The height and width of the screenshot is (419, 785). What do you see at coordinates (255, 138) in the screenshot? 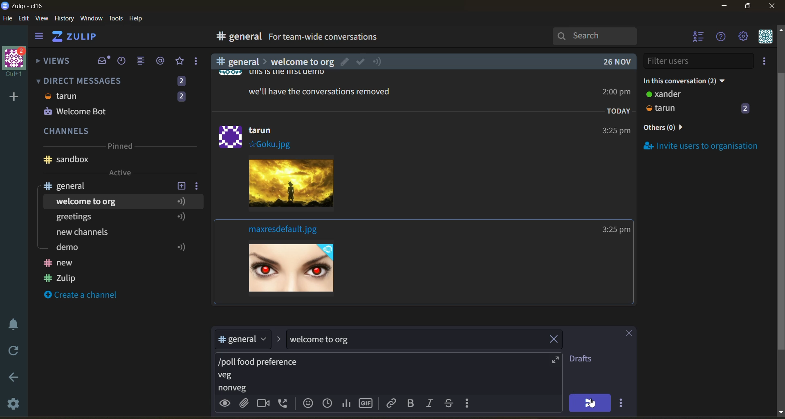
I see `` at bounding box center [255, 138].